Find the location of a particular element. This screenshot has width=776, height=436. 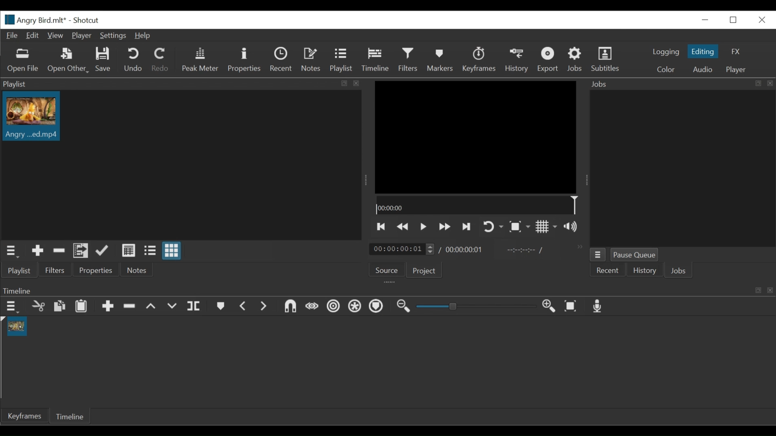

Open Other is located at coordinates (67, 61).